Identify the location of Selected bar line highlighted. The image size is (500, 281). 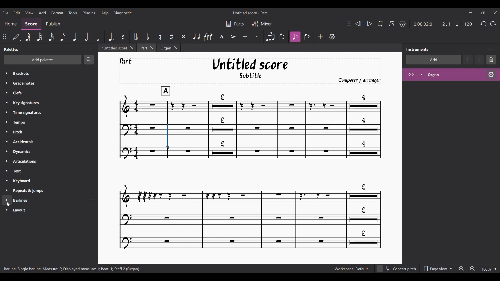
(167, 137).